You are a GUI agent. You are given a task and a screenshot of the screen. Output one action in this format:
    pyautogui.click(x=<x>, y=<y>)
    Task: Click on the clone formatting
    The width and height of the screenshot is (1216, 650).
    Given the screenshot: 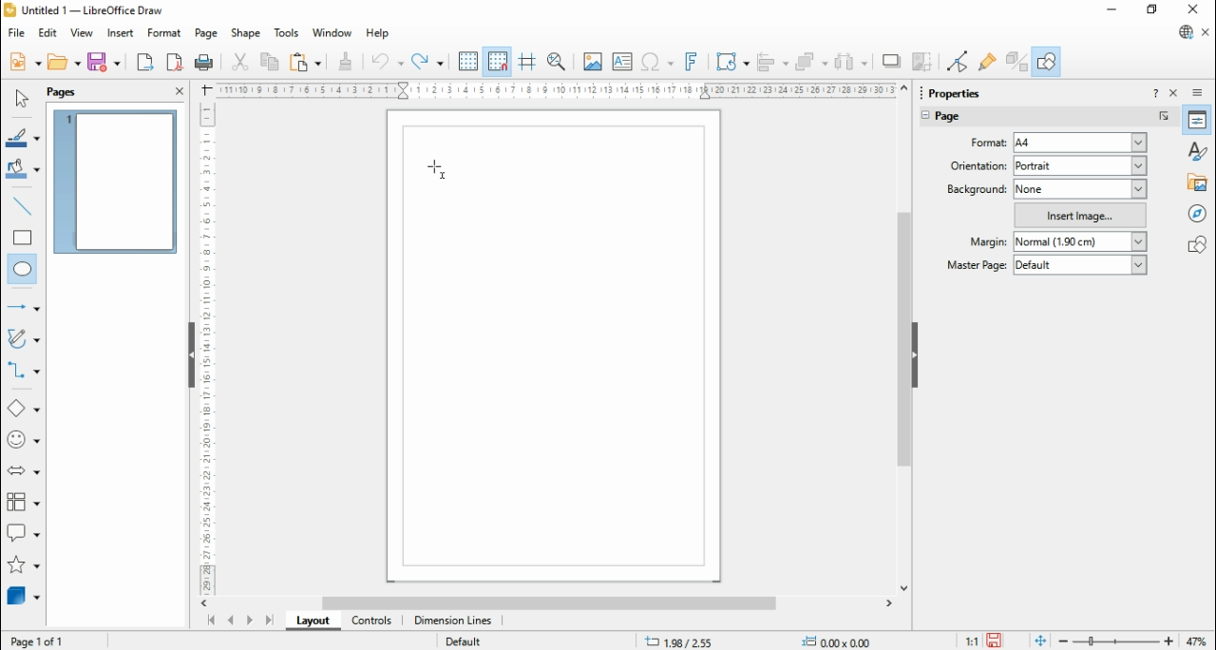 What is the action you would take?
    pyautogui.click(x=346, y=61)
    